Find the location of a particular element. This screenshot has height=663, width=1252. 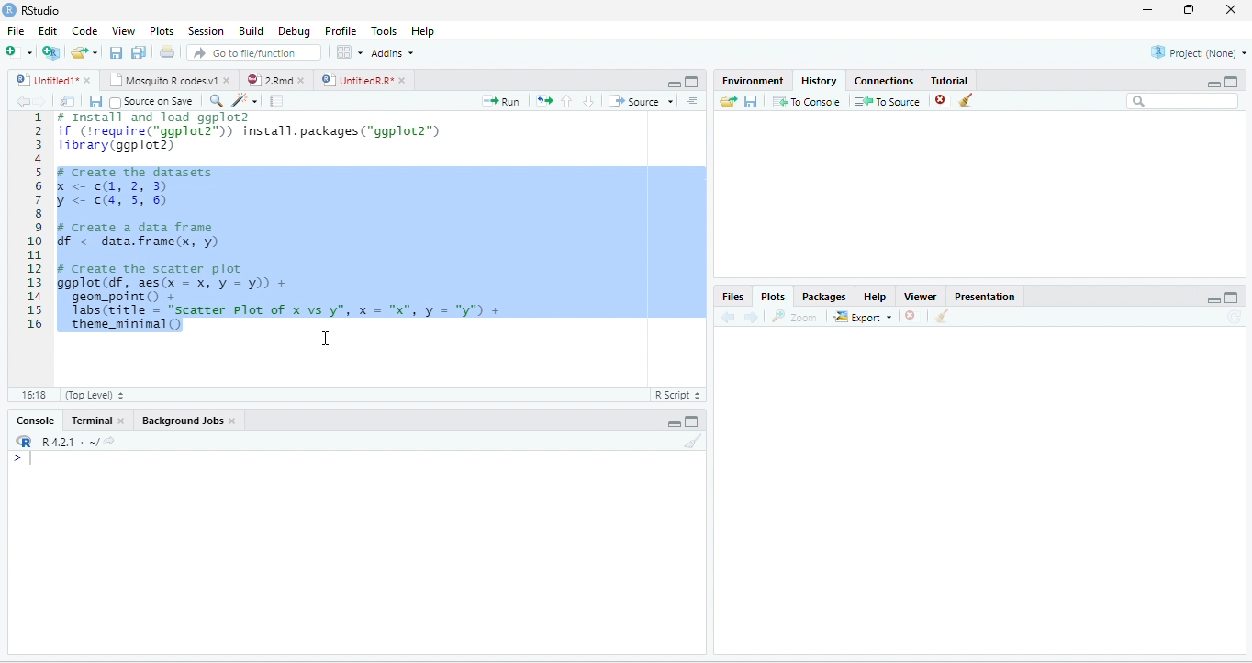

close is located at coordinates (233, 421).